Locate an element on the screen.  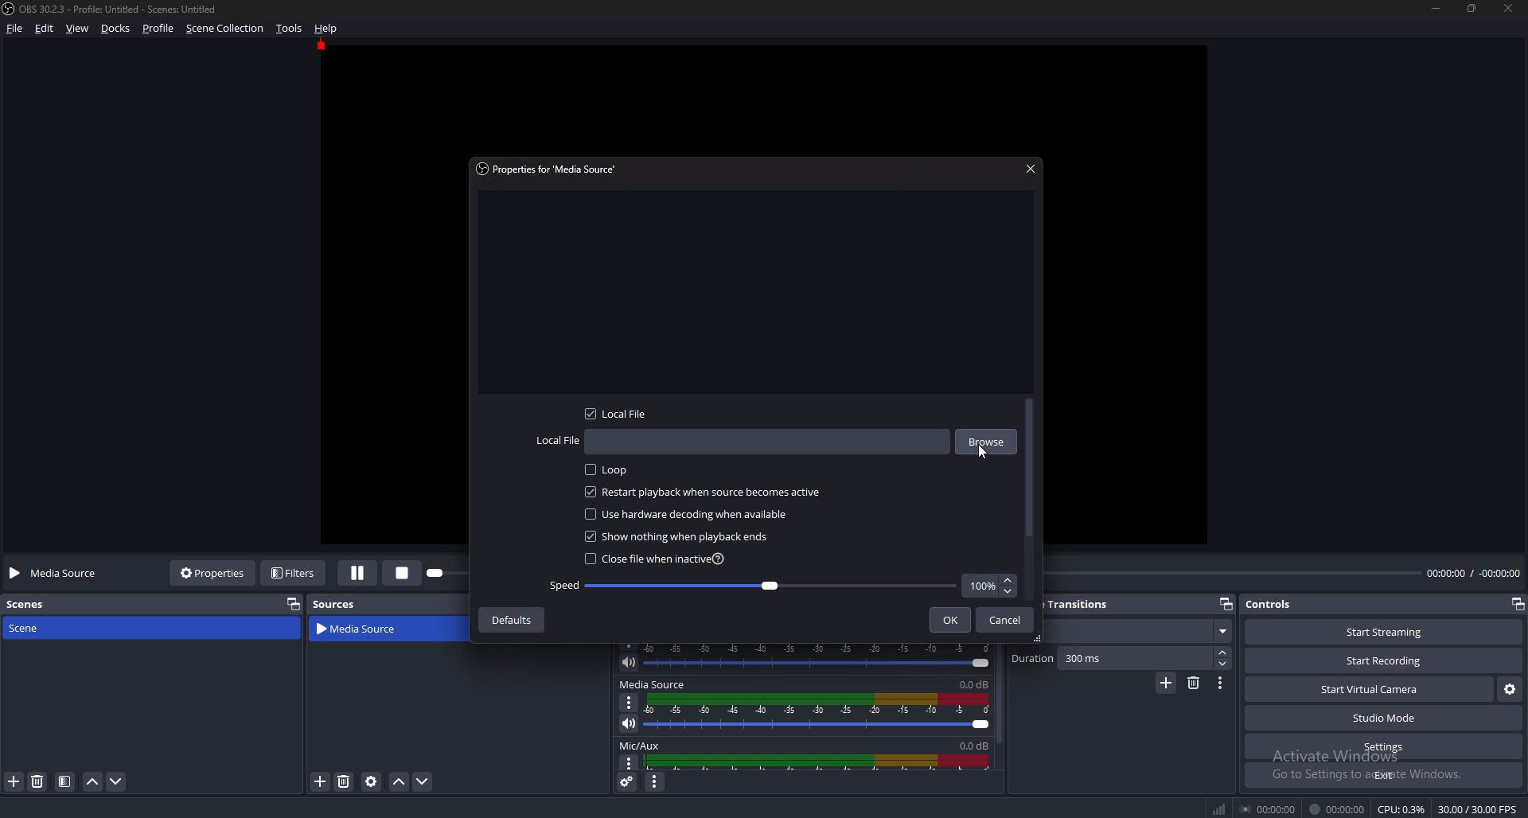
Move scene up is located at coordinates (92, 784).